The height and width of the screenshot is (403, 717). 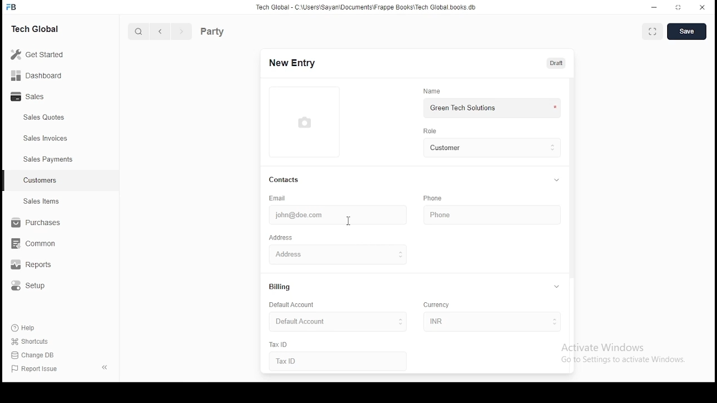 What do you see at coordinates (490, 147) in the screenshot?
I see `customer` at bounding box center [490, 147].